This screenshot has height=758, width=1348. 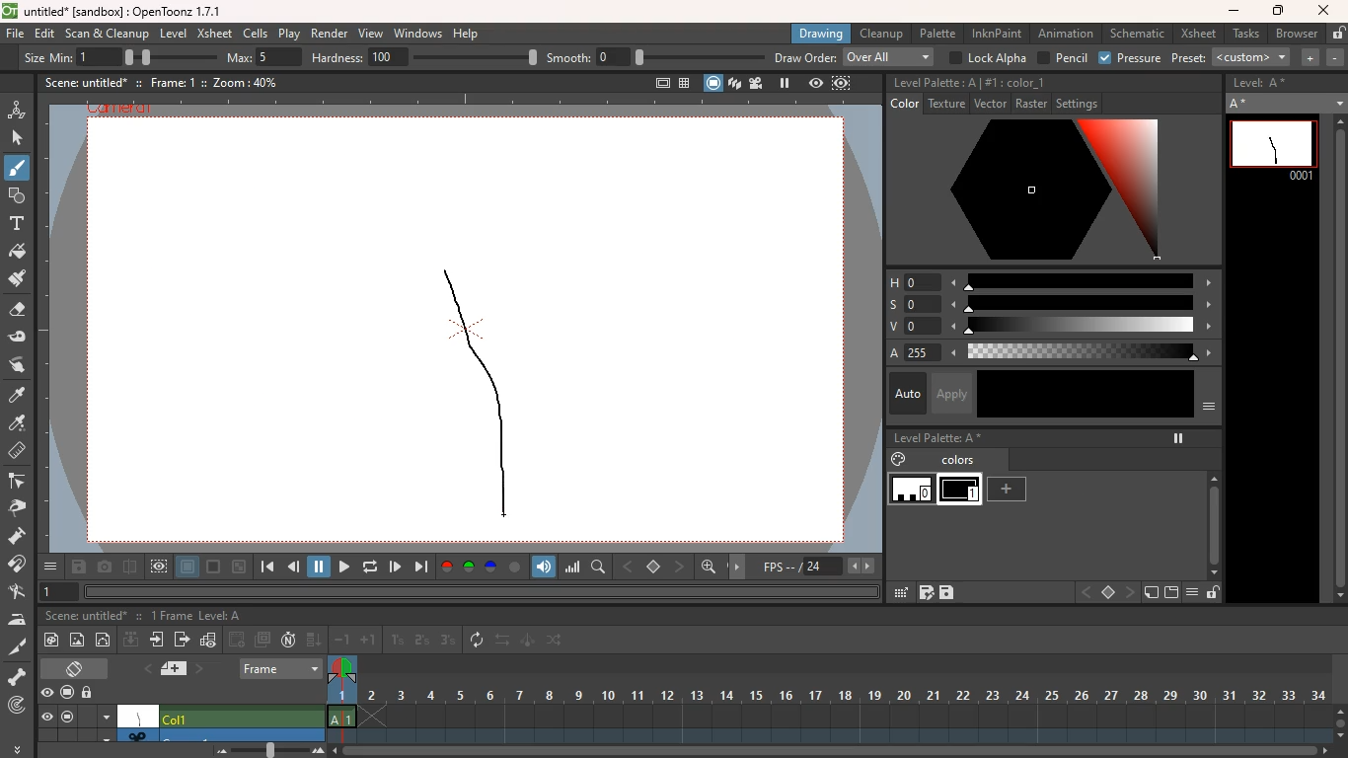 What do you see at coordinates (997, 34) in the screenshot?
I see `inknpaint` at bounding box center [997, 34].